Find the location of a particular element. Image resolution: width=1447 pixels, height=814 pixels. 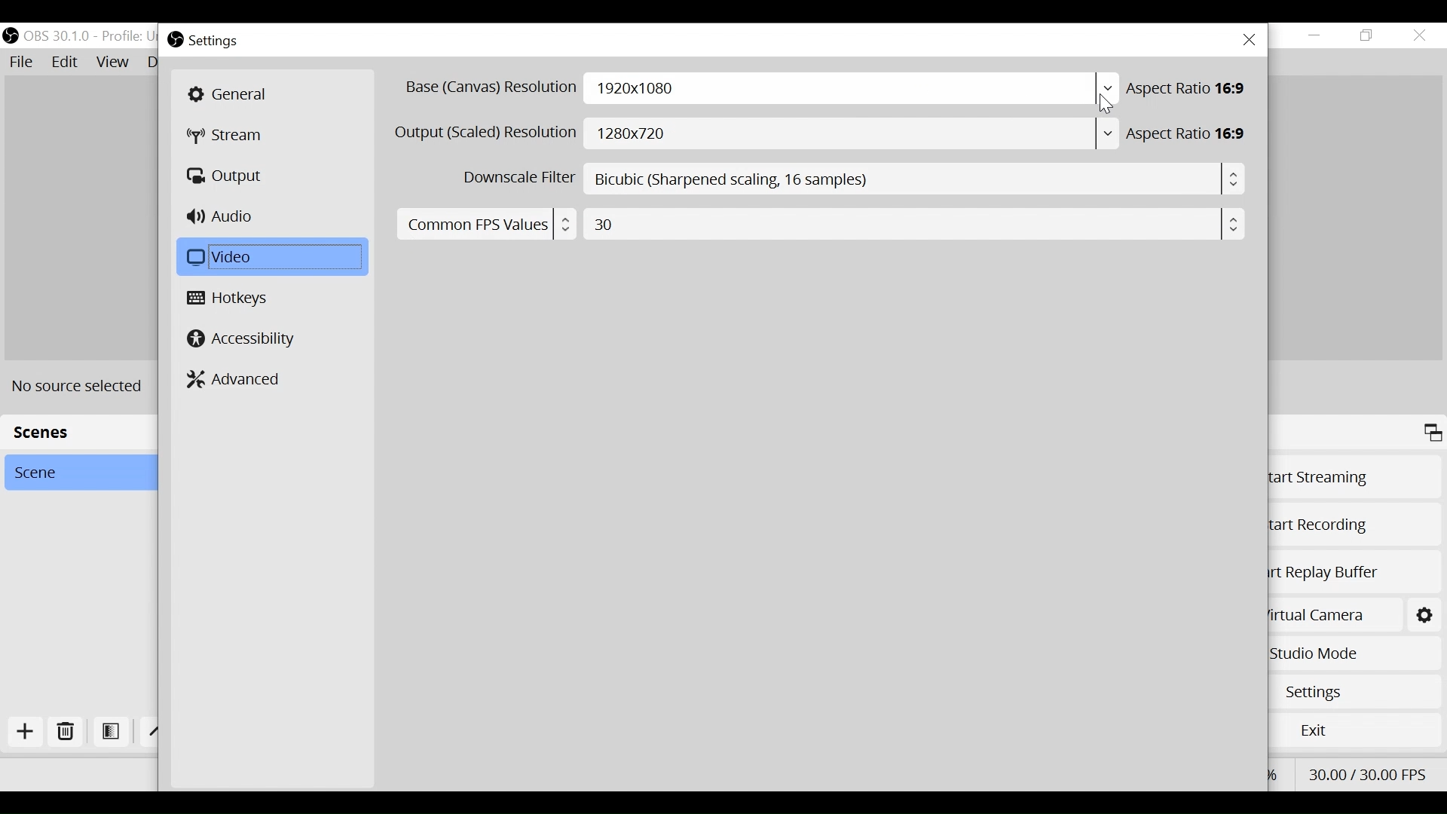

Close is located at coordinates (1249, 40).